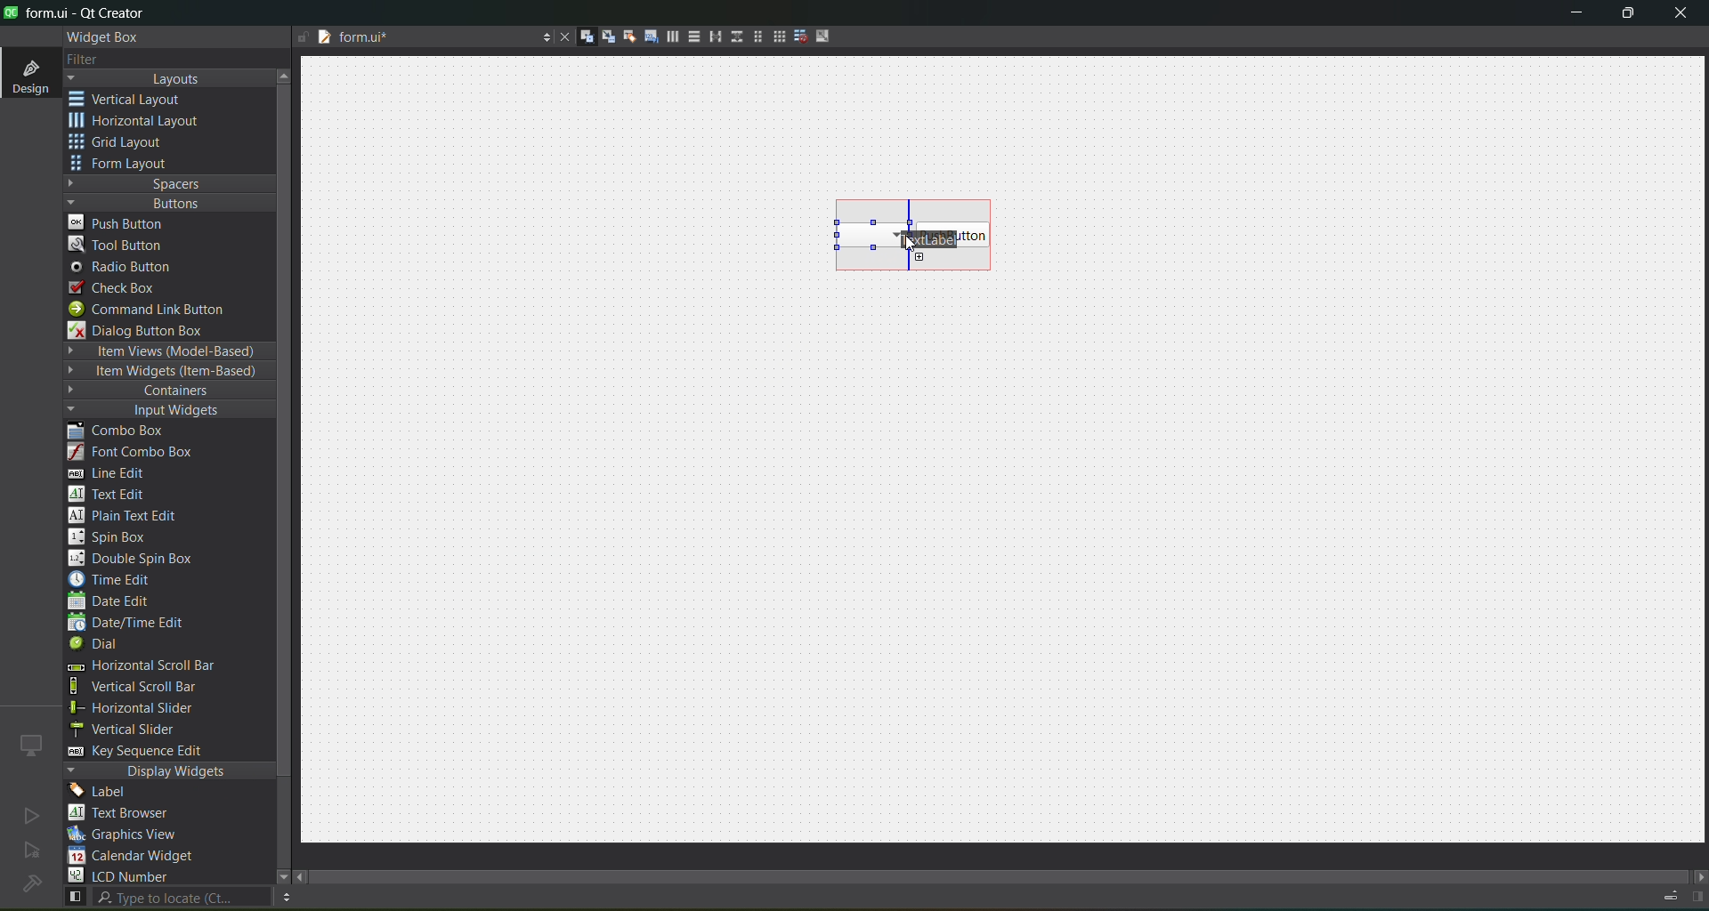 This screenshot has width=1709, height=911. I want to click on file is writable, so click(303, 38).